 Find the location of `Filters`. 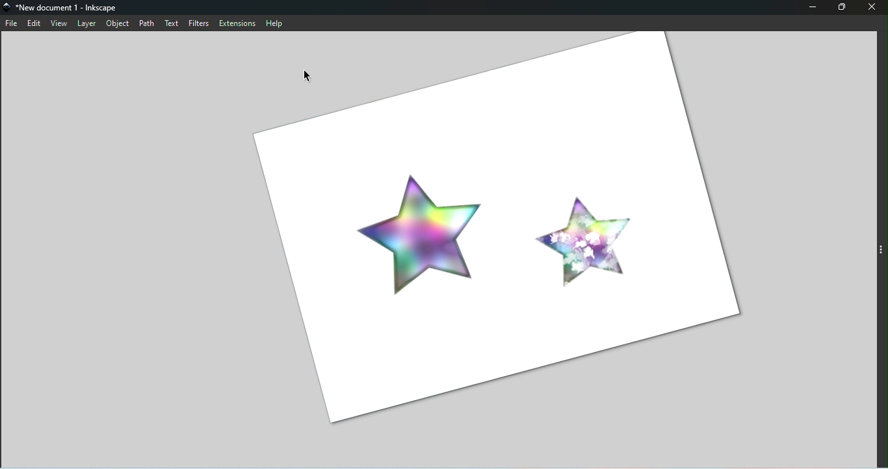

Filters is located at coordinates (200, 22).